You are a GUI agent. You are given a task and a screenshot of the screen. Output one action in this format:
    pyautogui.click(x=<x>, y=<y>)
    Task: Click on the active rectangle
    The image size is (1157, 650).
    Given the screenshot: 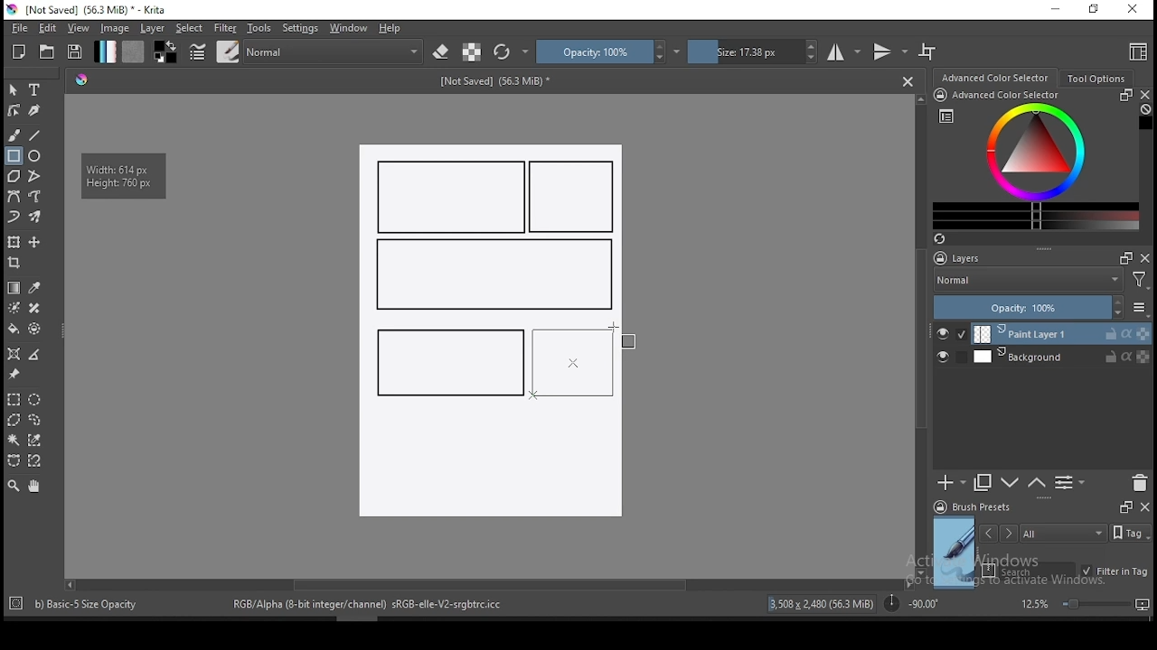 What is the action you would take?
    pyautogui.click(x=571, y=364)
    